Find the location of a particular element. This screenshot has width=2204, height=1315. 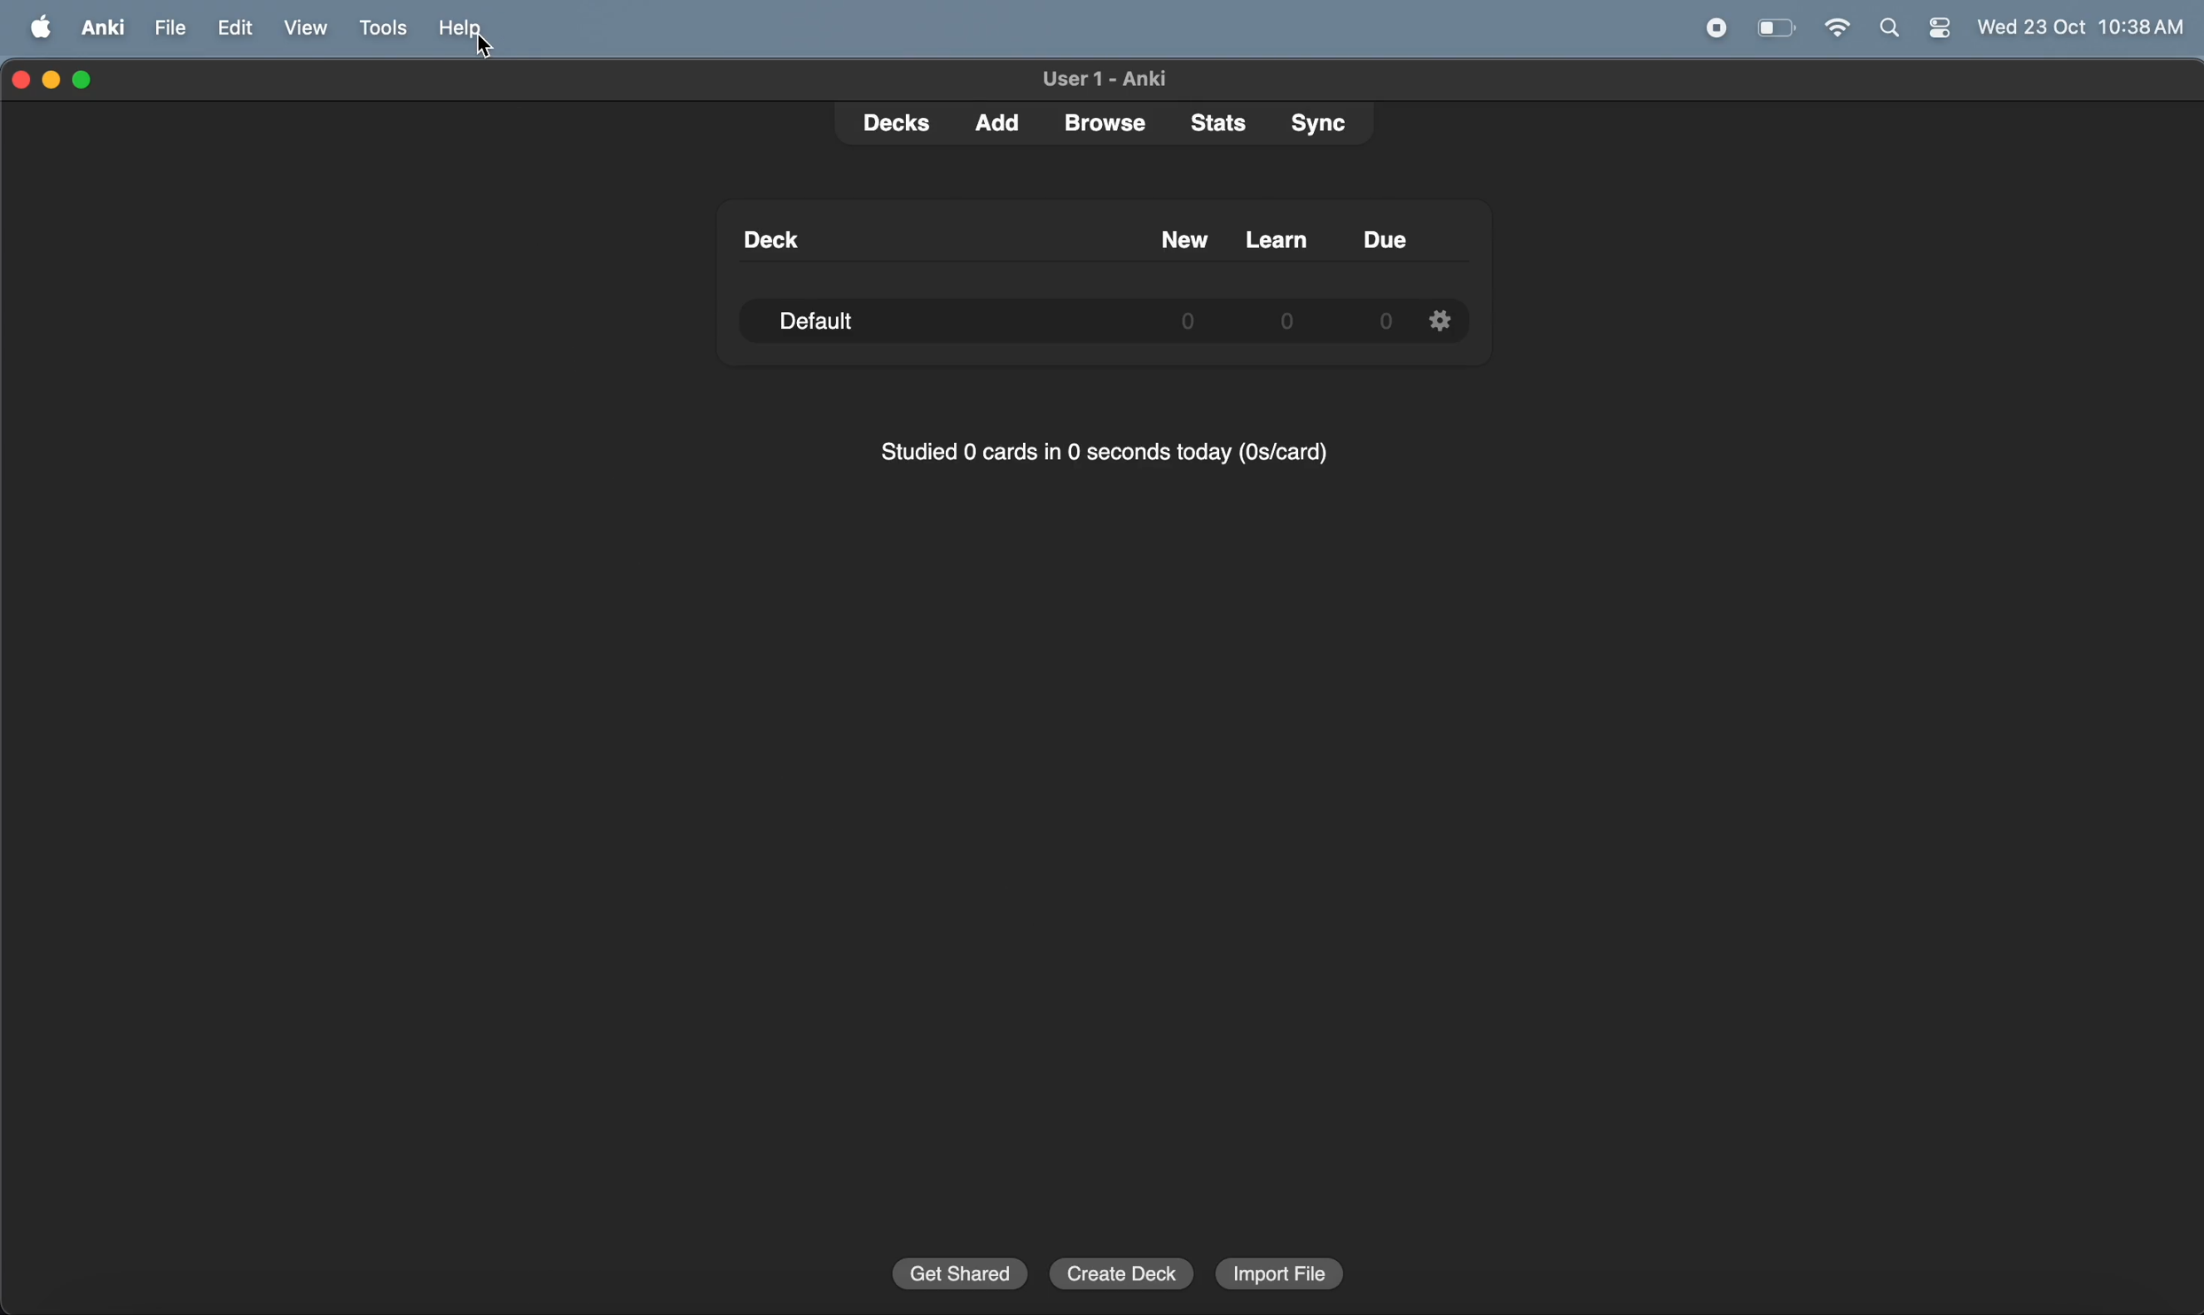

closing window is located at coordinates (21, 81).